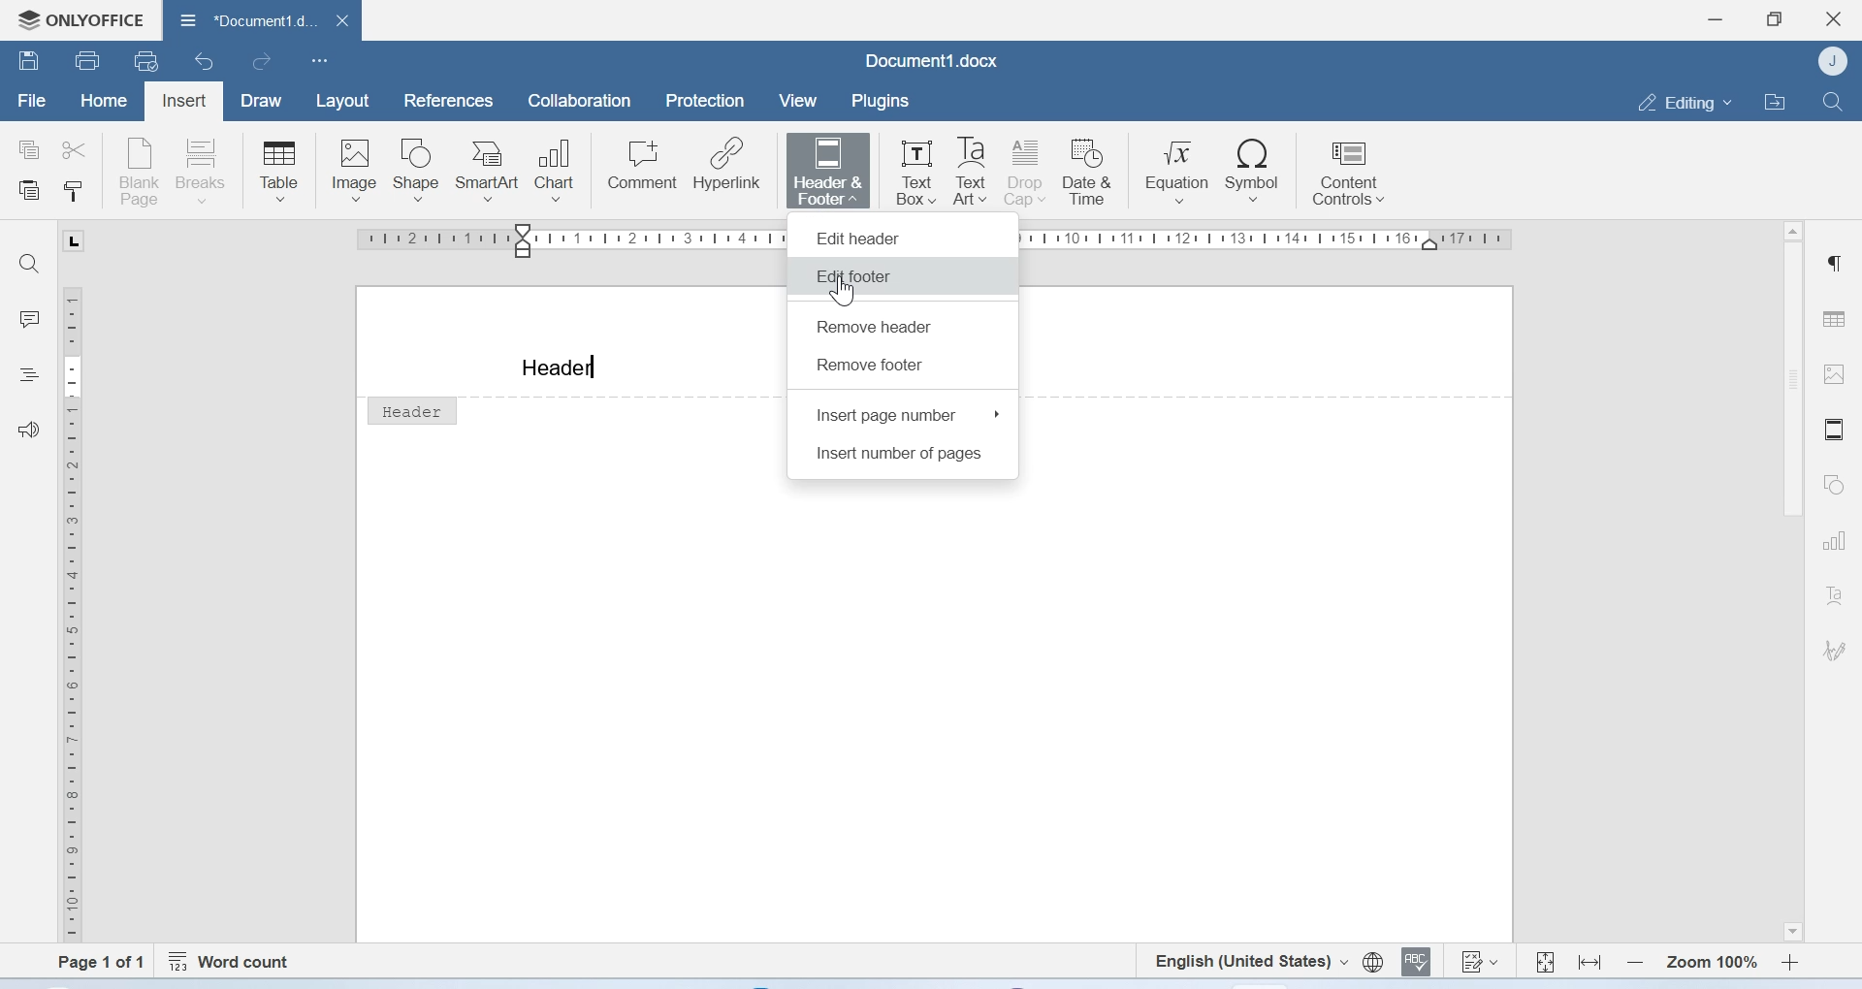  What do you see at coordinates (1834, 19) in the screenshot?
I see `Close` at bounding box center [1834, 19].